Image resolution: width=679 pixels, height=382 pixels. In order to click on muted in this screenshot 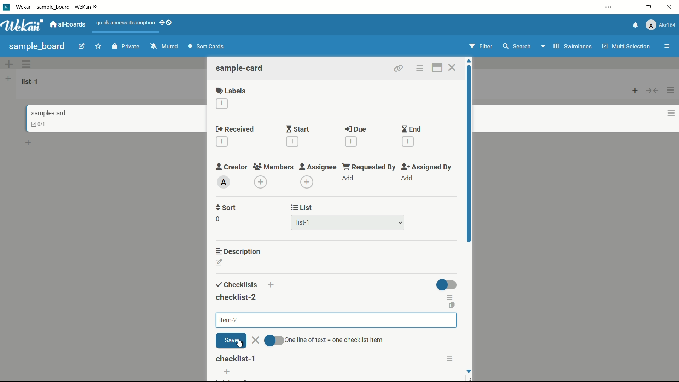, I will do `click(163, 47)`.